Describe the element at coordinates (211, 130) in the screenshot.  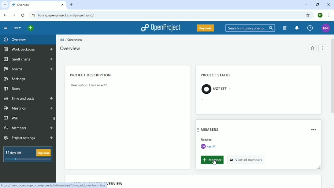
I see `Members` at that location.